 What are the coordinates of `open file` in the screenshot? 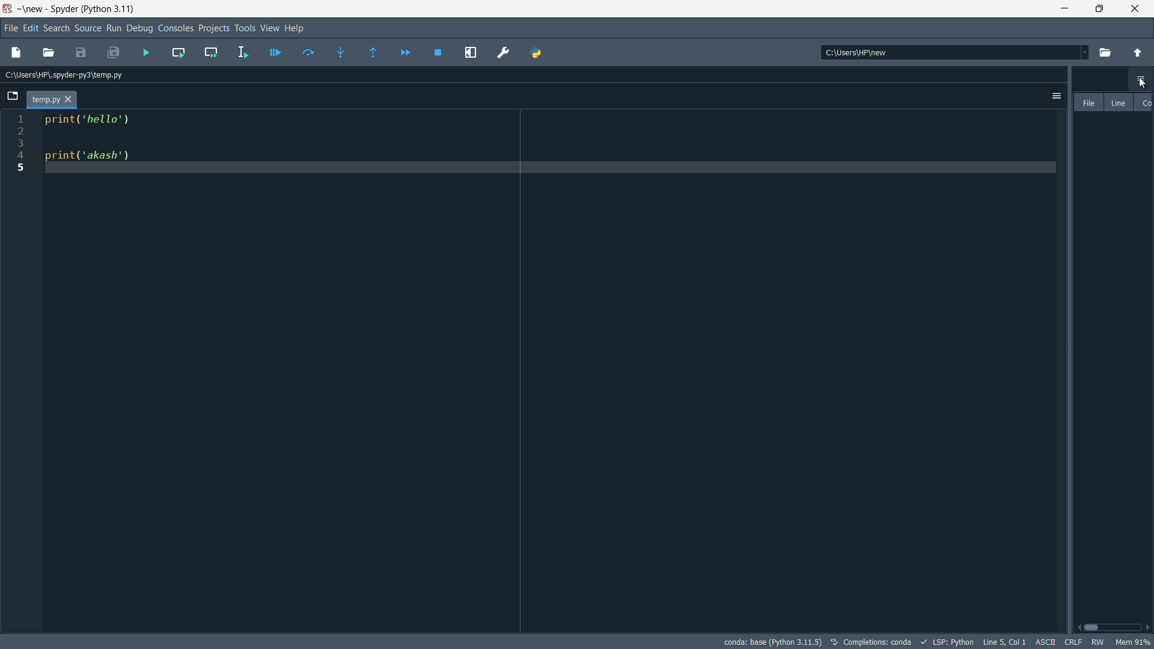 It's located at (47, 53).